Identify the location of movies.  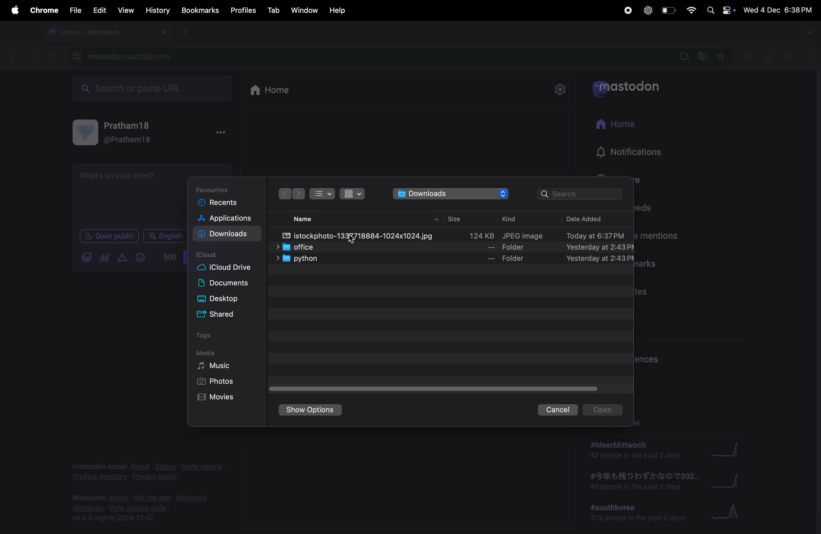
(218, 398).